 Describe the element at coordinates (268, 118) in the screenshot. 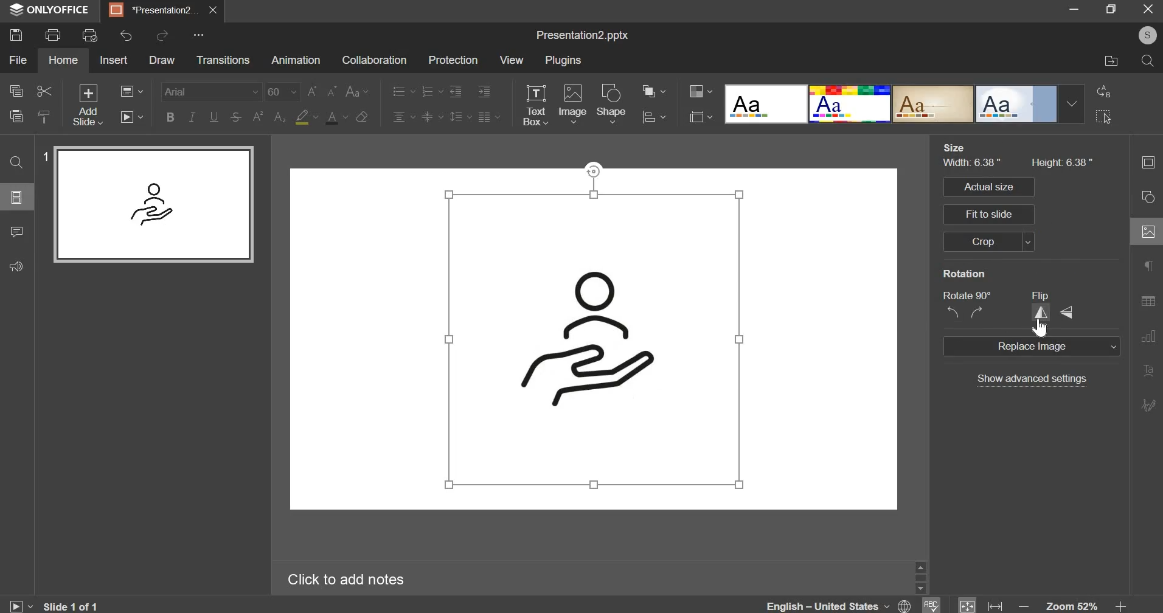

I see `subscript & superscript` at that location.